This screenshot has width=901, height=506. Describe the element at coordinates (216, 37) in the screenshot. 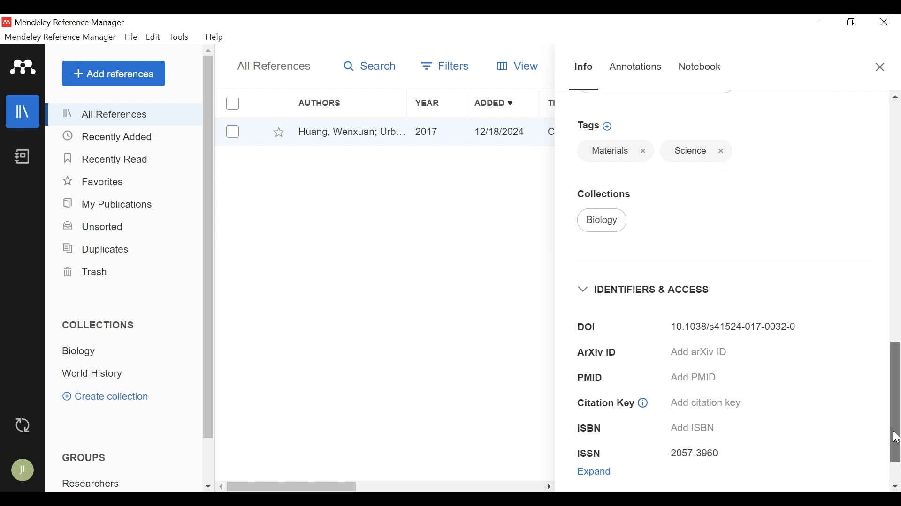

I see `Help` at that location.